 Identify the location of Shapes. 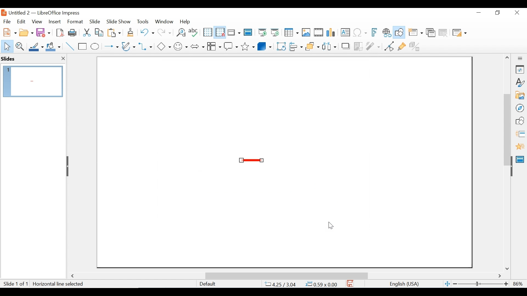
(520, 121).